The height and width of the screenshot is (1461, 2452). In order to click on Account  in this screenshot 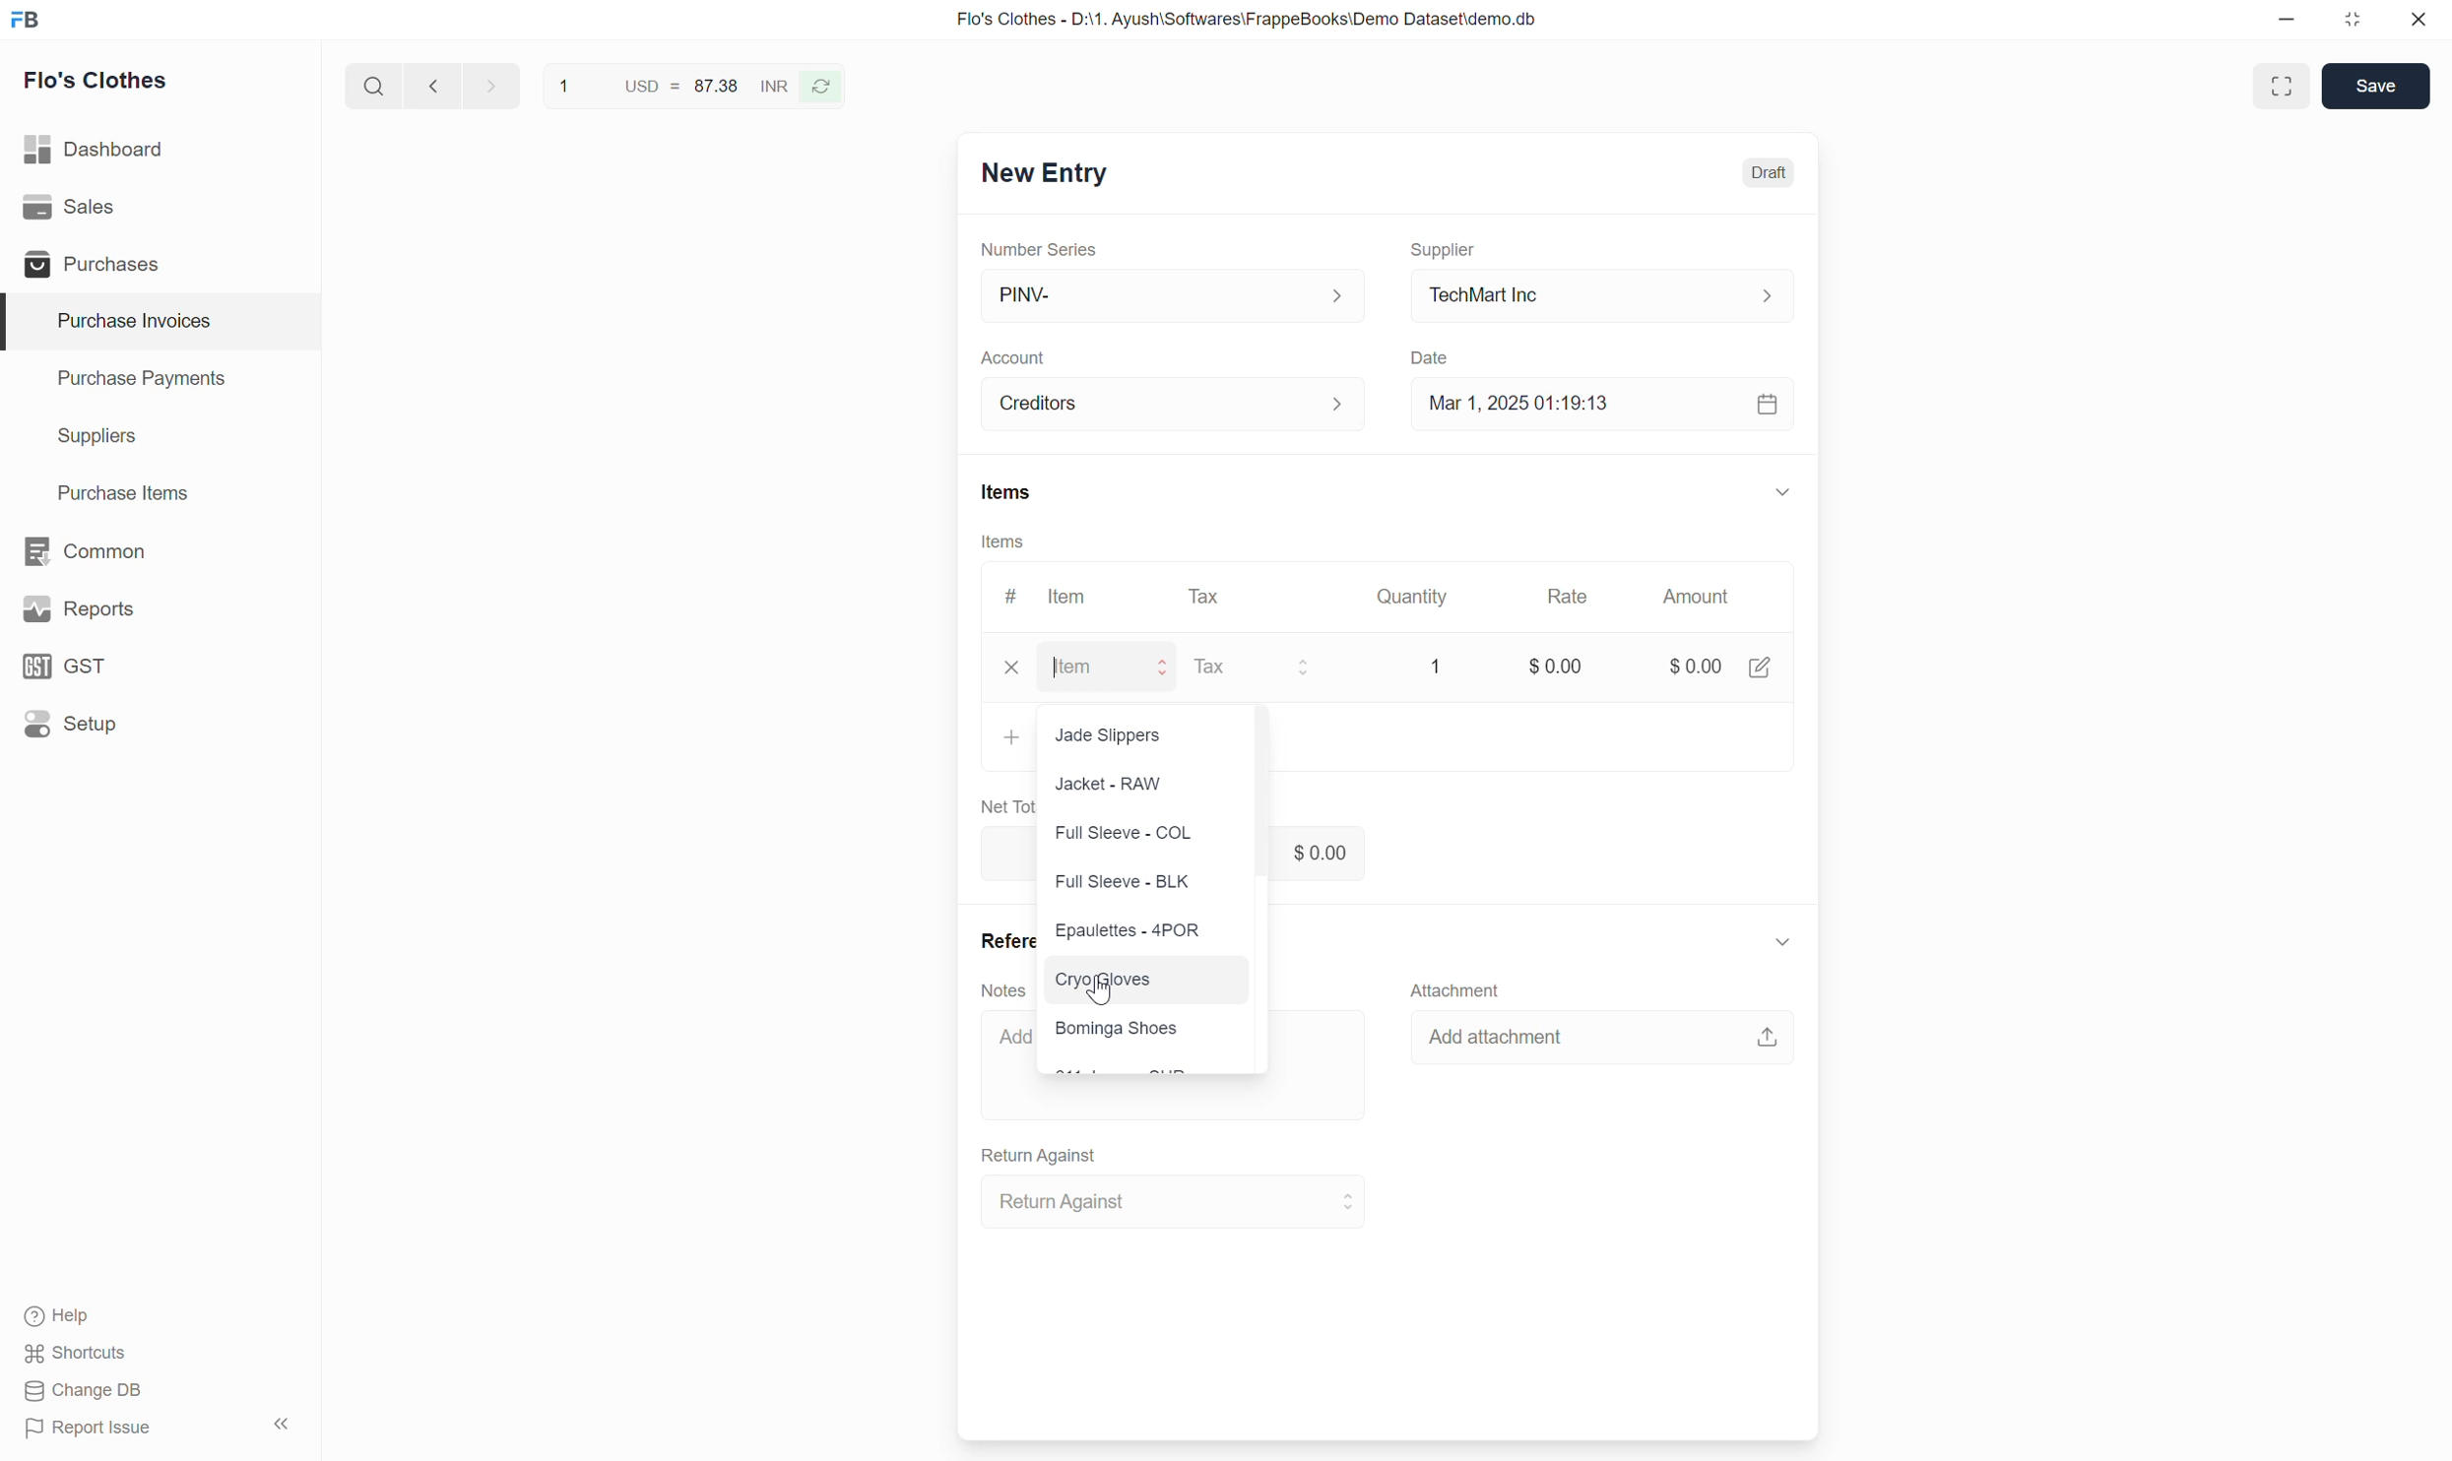, I will do `click(1171, 402)`.